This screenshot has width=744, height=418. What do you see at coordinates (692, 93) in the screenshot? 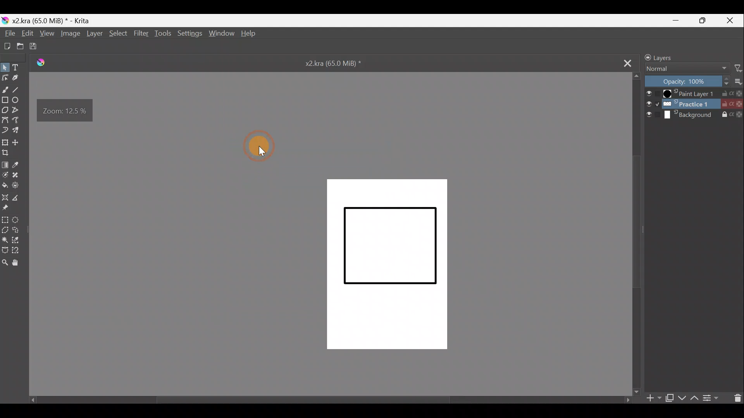
I see `Paint Layer 1` at bounding box center [692, 93].